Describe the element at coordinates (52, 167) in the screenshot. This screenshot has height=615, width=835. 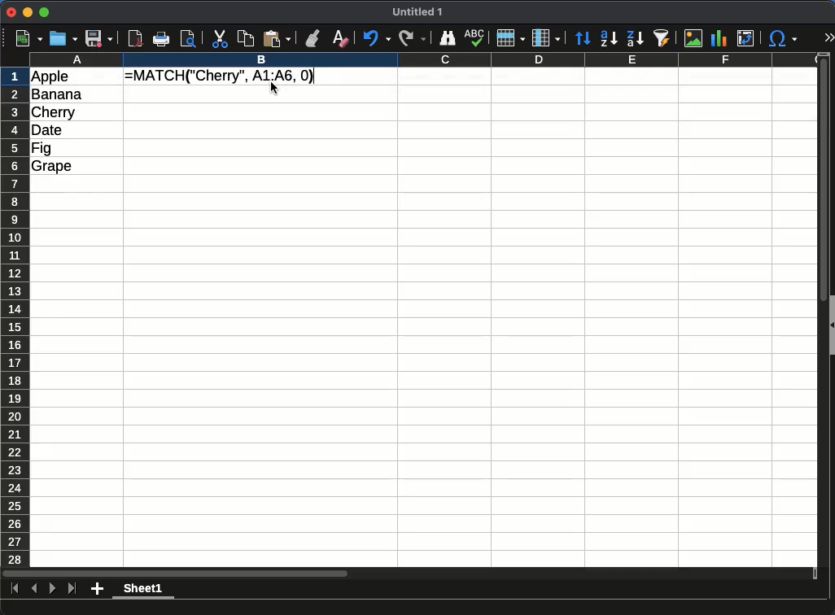
I see `grape` at that location.